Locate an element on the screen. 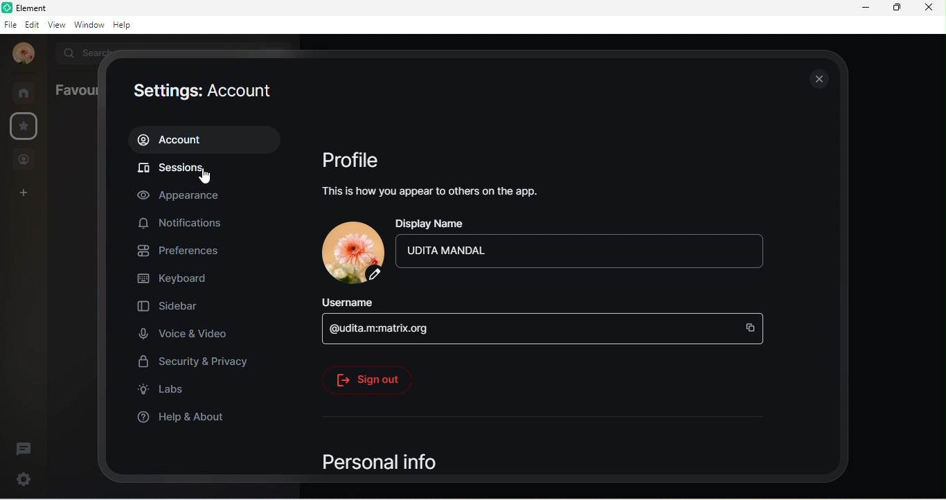 The image size is (946, 500). element b room is located at coordinates (53, 8).